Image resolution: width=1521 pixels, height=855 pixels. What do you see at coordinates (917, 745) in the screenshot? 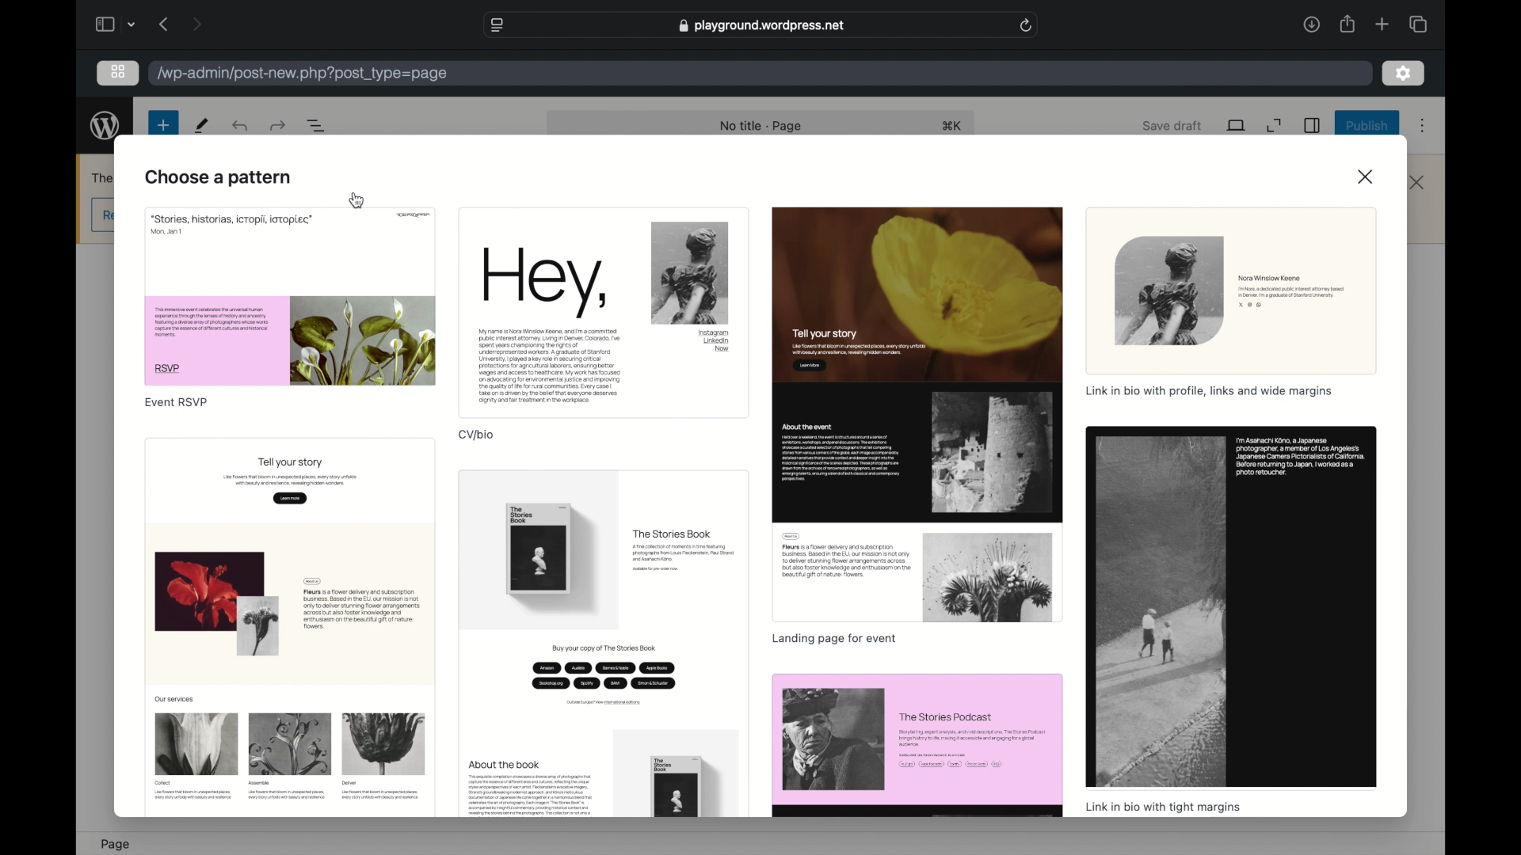
I see `preview` at bounding box center [917, 745].